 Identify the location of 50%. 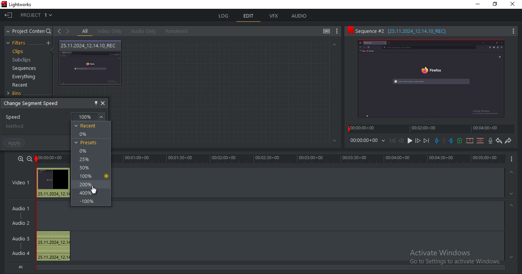
(85, 168).